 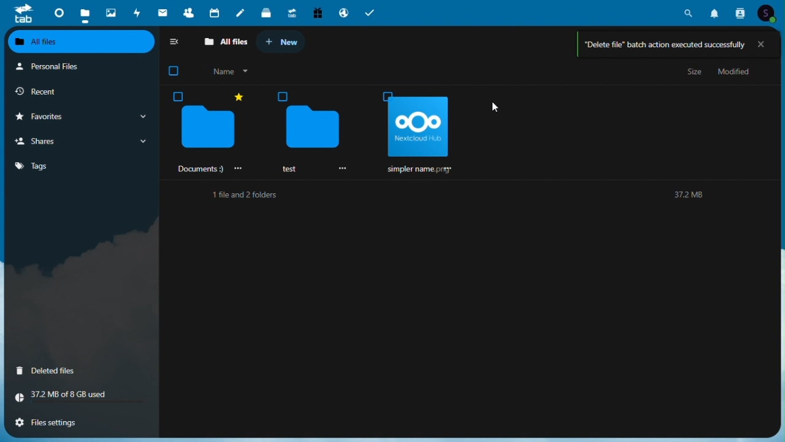 What do you see at coordinates (684, 196) in the screenshot?
I see `Text` at bounding box center [684, 196].